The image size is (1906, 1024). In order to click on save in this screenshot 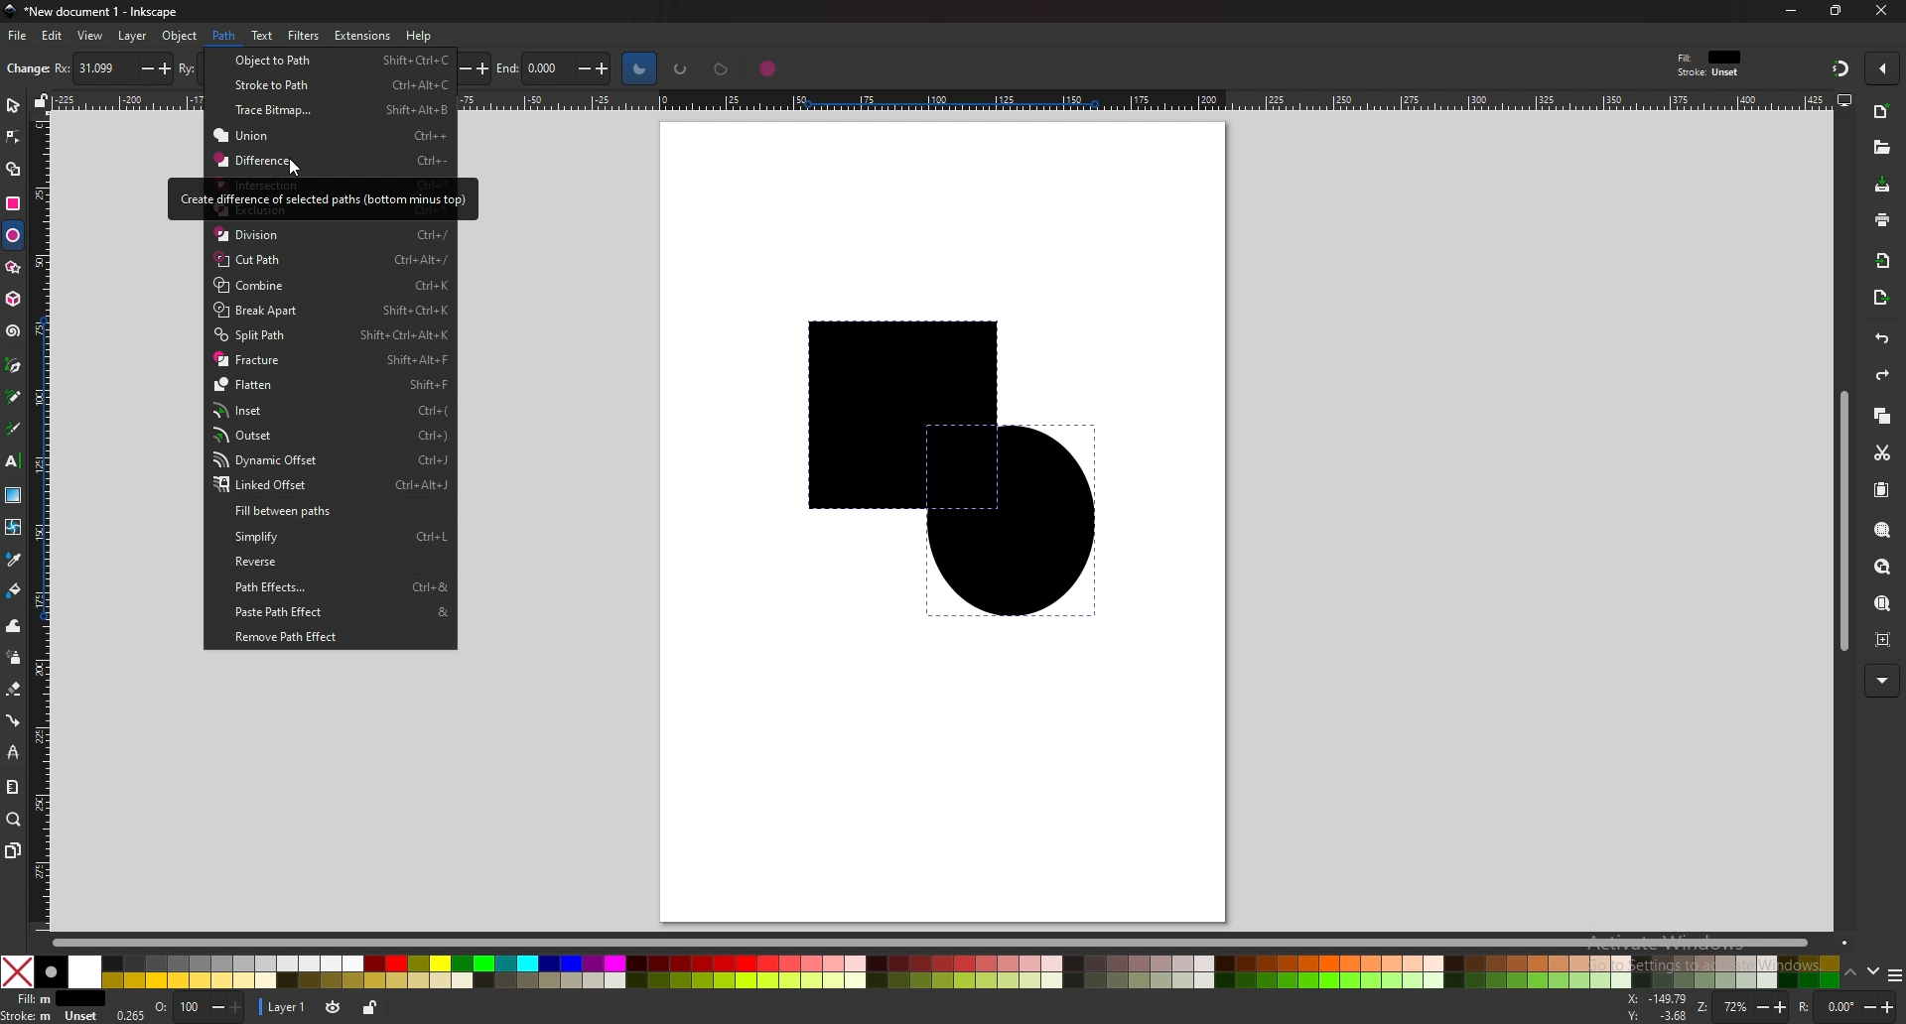, I will do `click(1881, 185)`.